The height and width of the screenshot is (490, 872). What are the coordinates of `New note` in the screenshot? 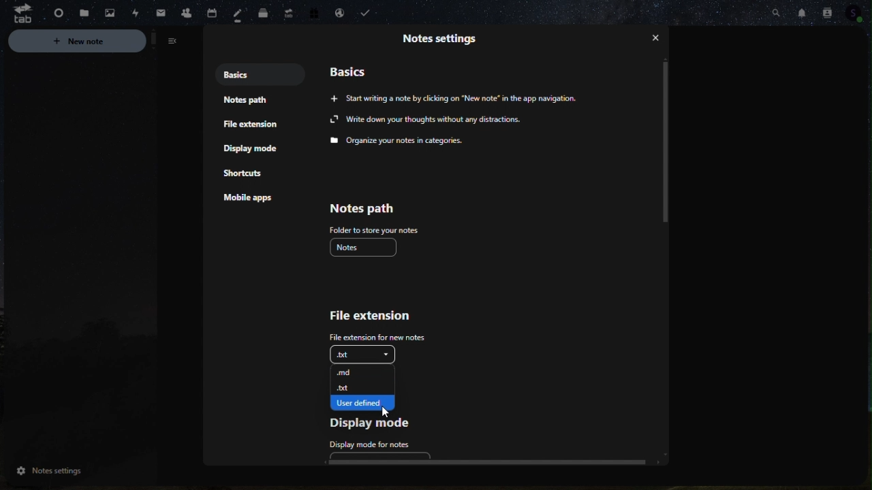 It's located at (98, 42).